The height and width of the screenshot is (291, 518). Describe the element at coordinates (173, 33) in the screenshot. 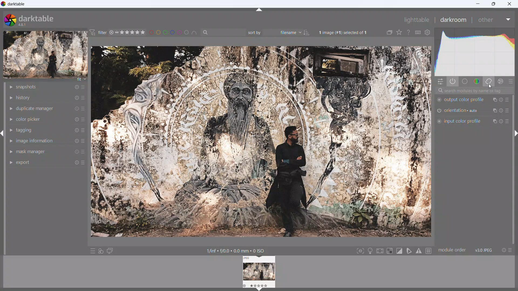

I see `filter images by color level` at that location.